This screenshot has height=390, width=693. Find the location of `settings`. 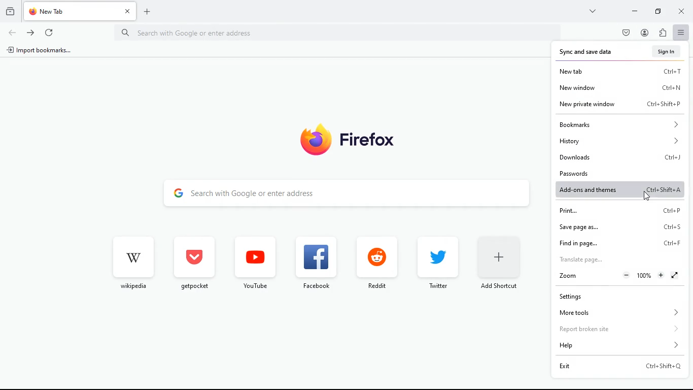

settings is located at coordinates (616, 296).